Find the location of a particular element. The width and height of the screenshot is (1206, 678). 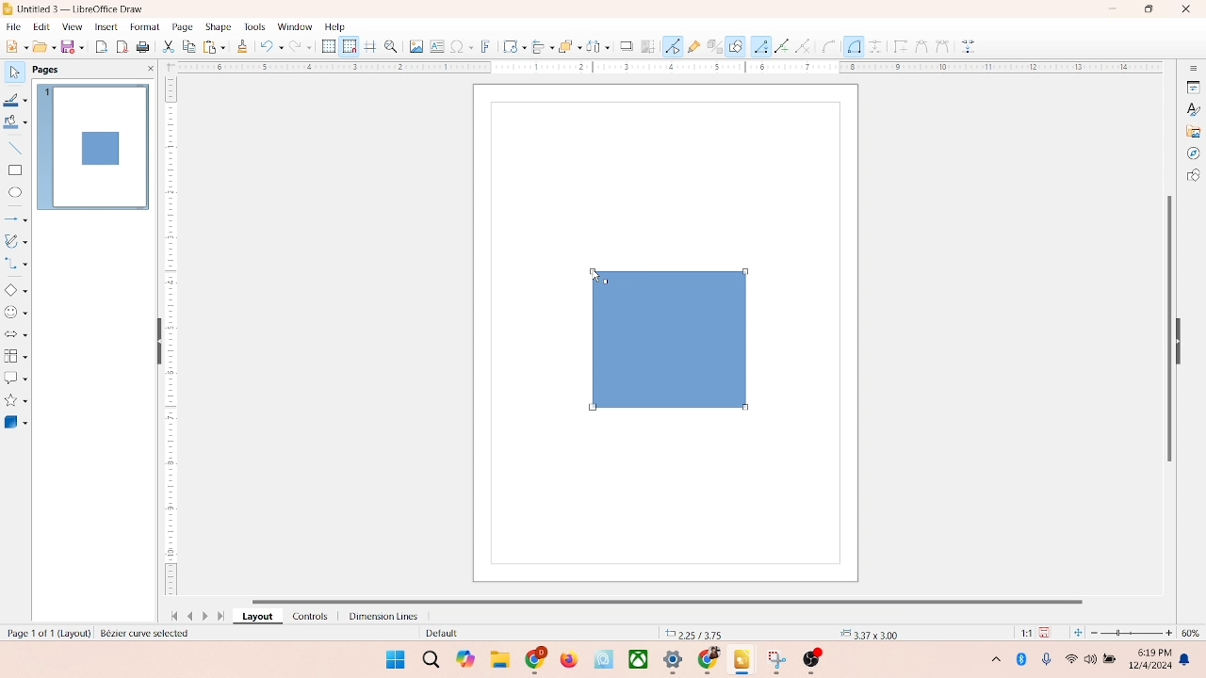

scale bar is located at coordinates (171, 339).